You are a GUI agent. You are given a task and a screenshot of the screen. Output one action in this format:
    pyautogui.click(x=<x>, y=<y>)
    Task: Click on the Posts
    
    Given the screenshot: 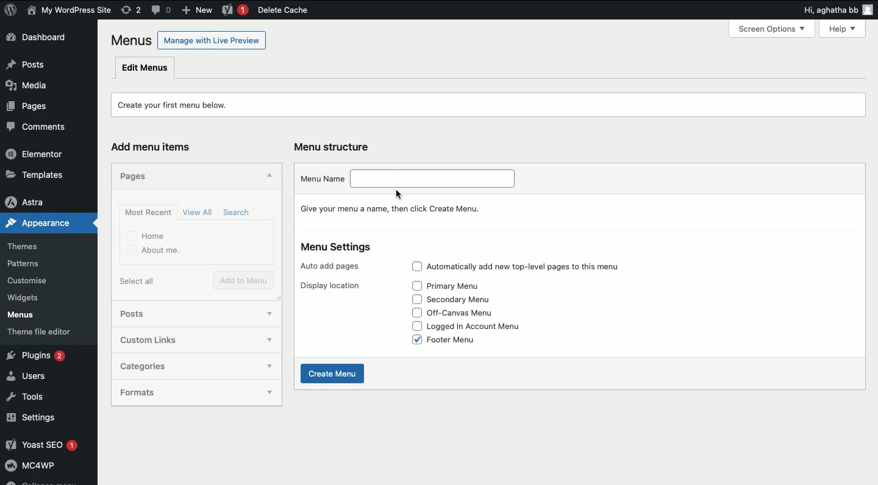 What is the action you would take?
    pyautogui.click(x=45, y=65)
    